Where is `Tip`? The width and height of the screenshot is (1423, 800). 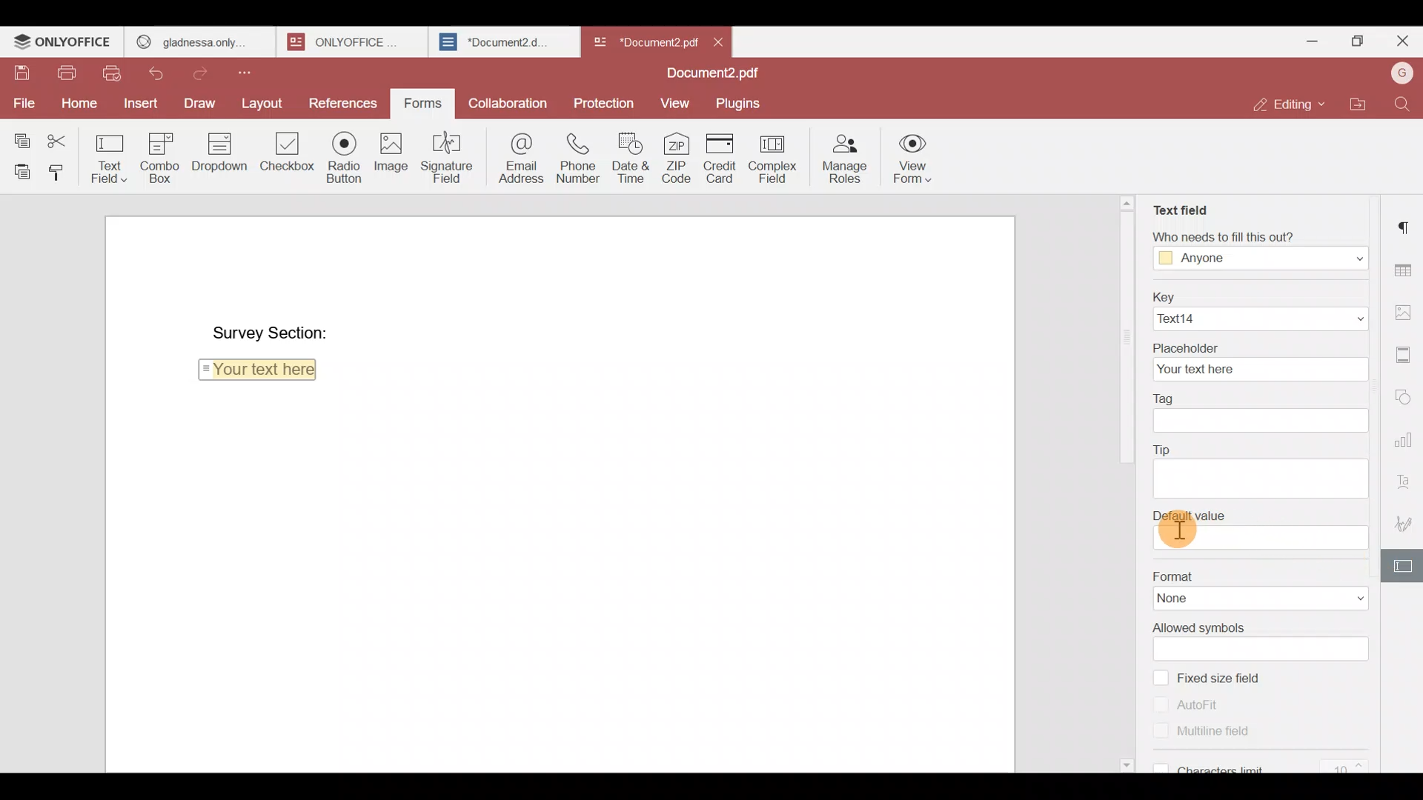
Tip is located at coordinates (1257, 450).